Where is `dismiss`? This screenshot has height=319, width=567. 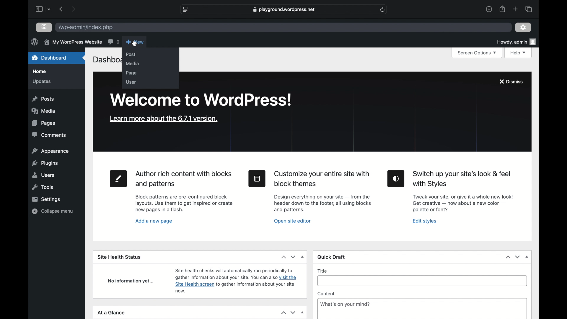
dismiss is located at coordinates (511, 82).